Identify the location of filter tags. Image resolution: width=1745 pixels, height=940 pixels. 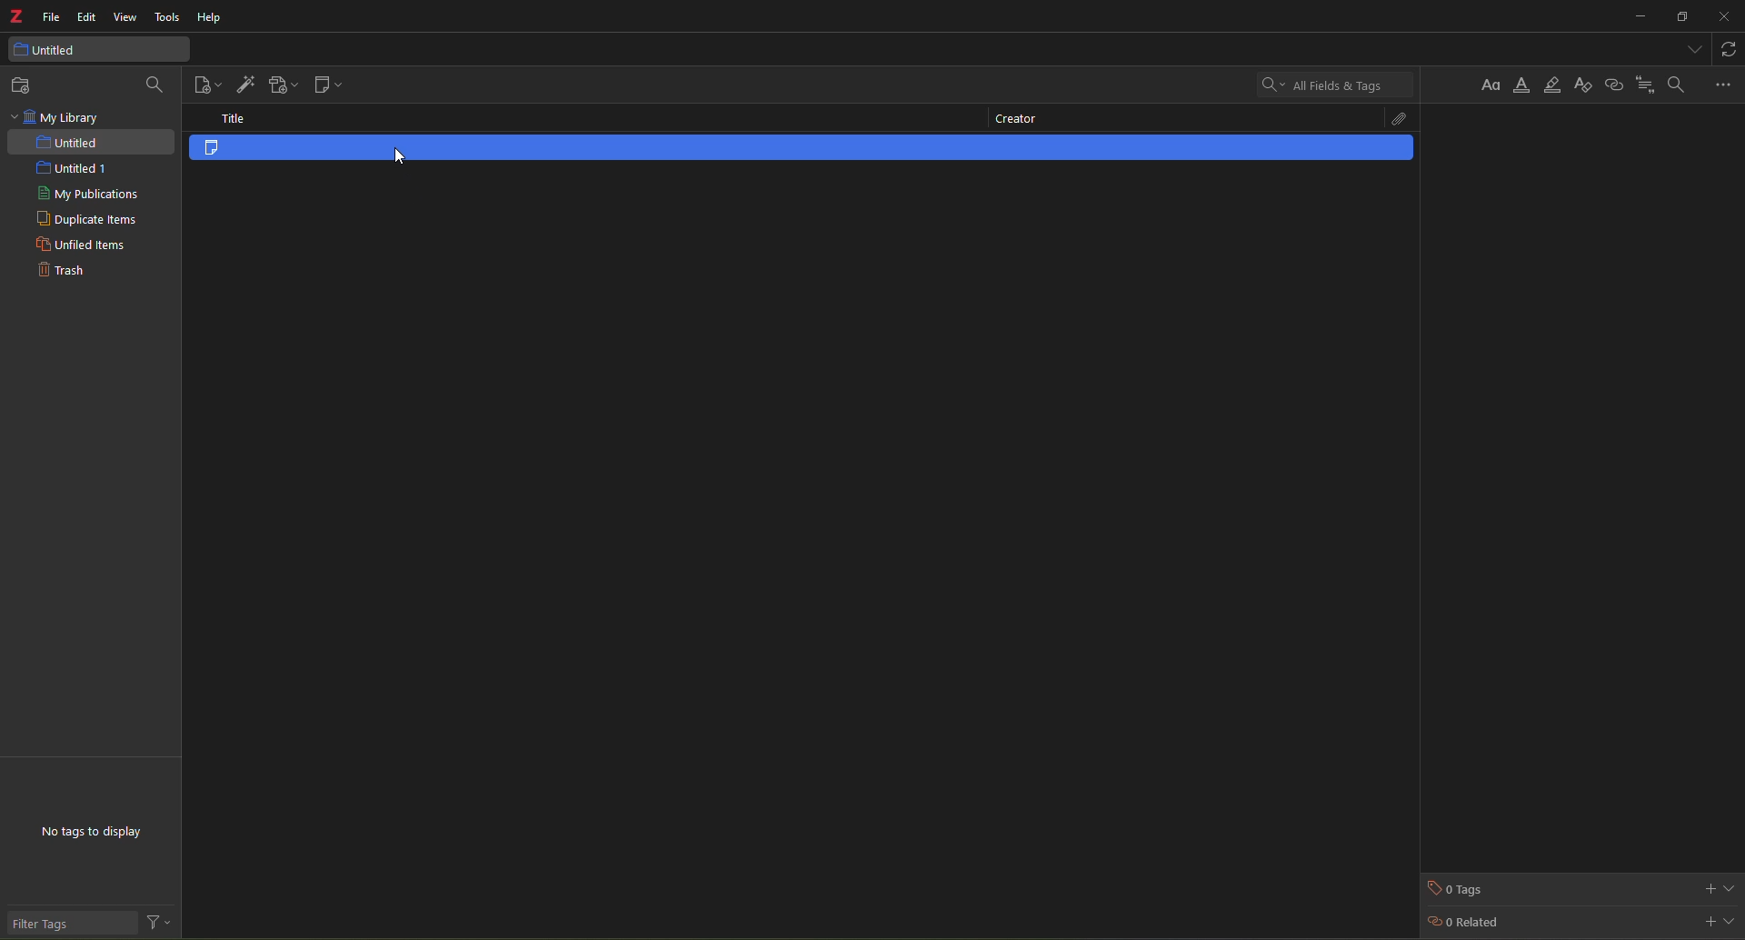
(47, 924).